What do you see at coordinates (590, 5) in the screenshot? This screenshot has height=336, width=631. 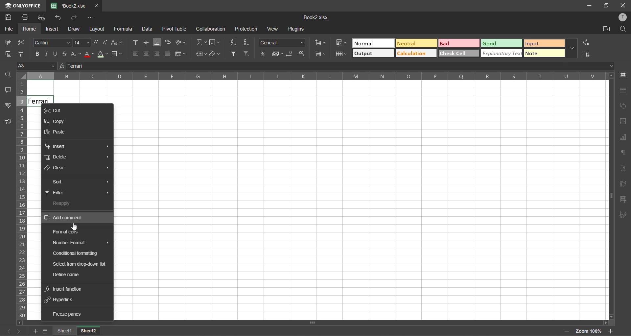 I see `Minimize ` at bounding box center [590, 5].